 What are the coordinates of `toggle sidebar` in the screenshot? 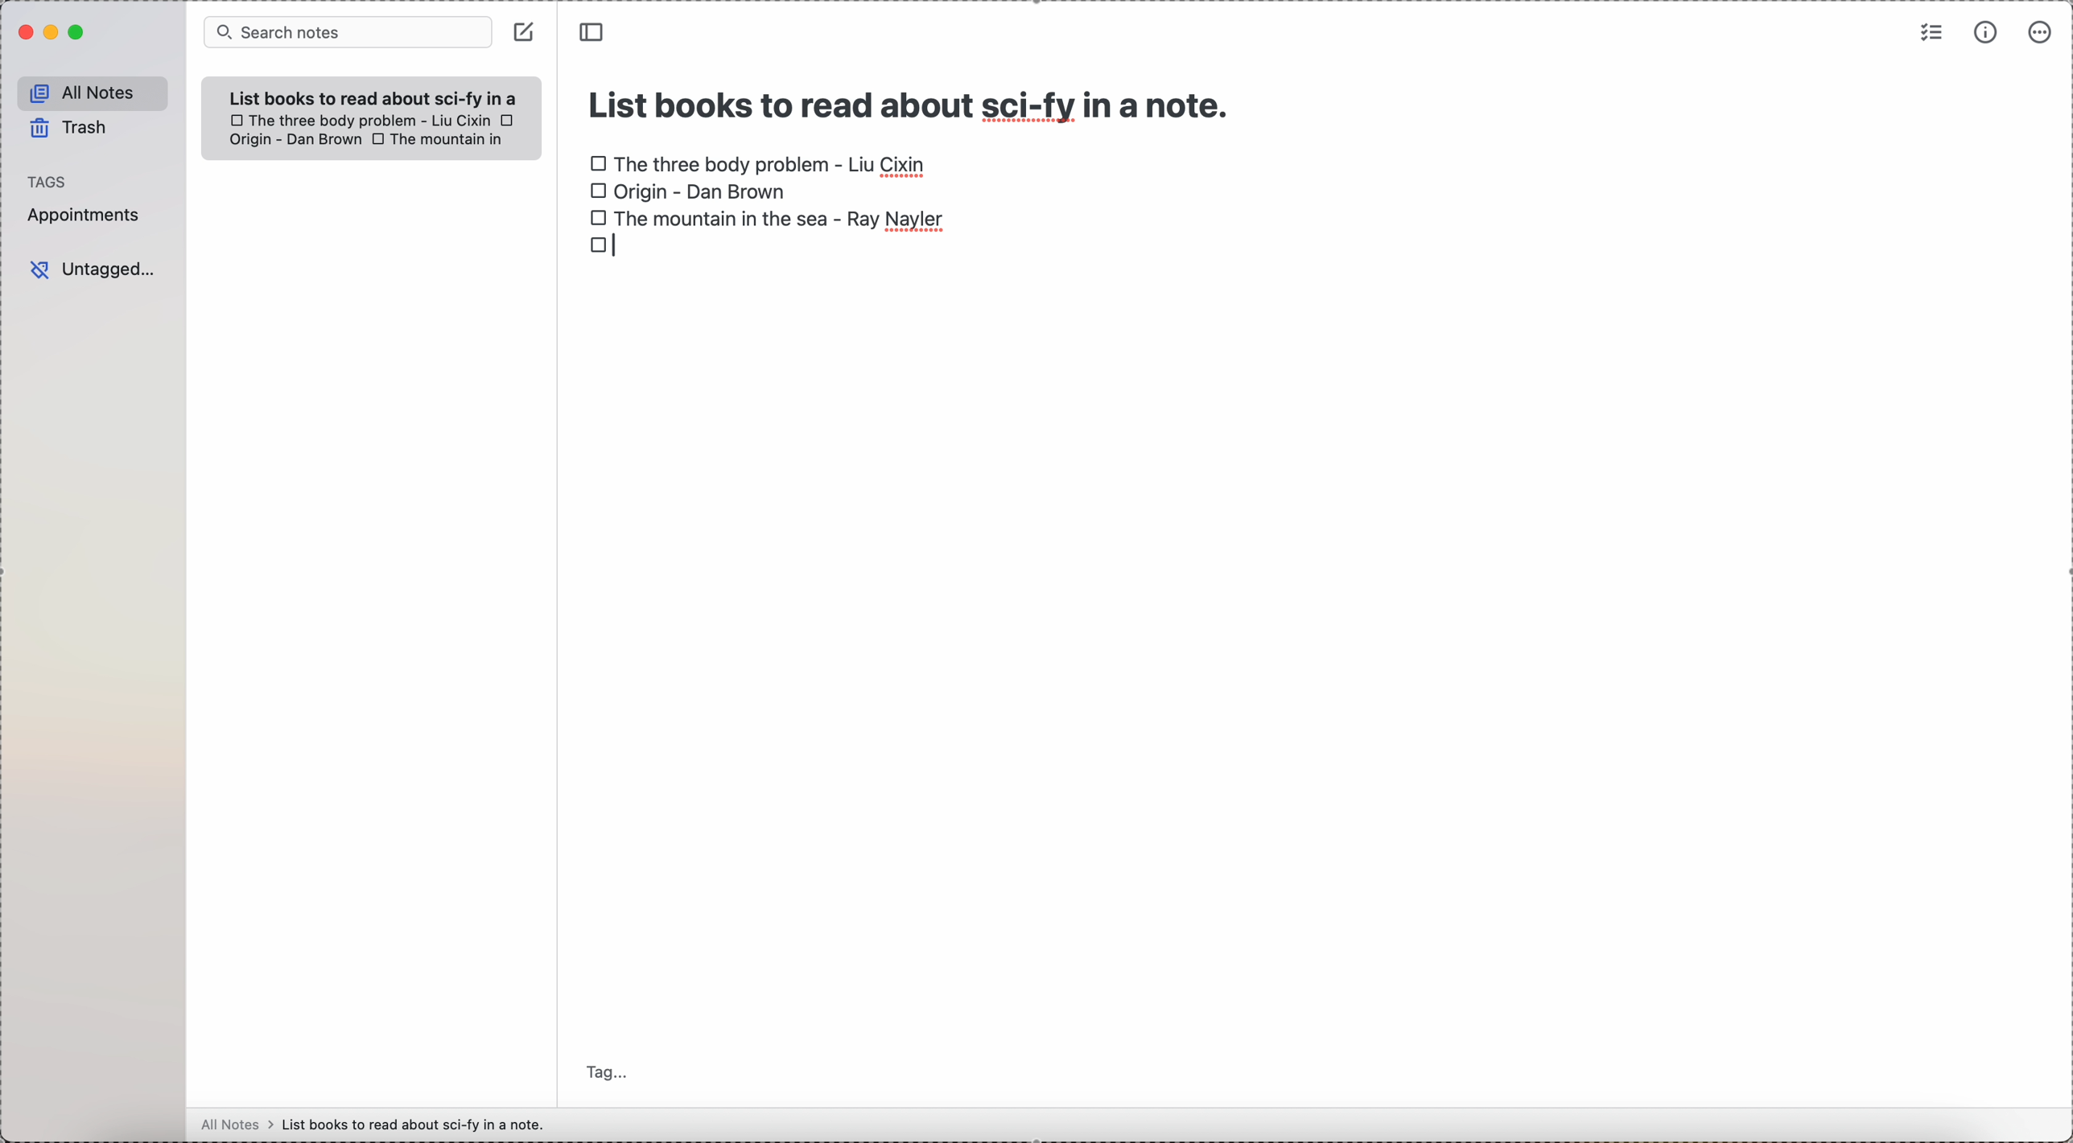 It's located at (594, 31).